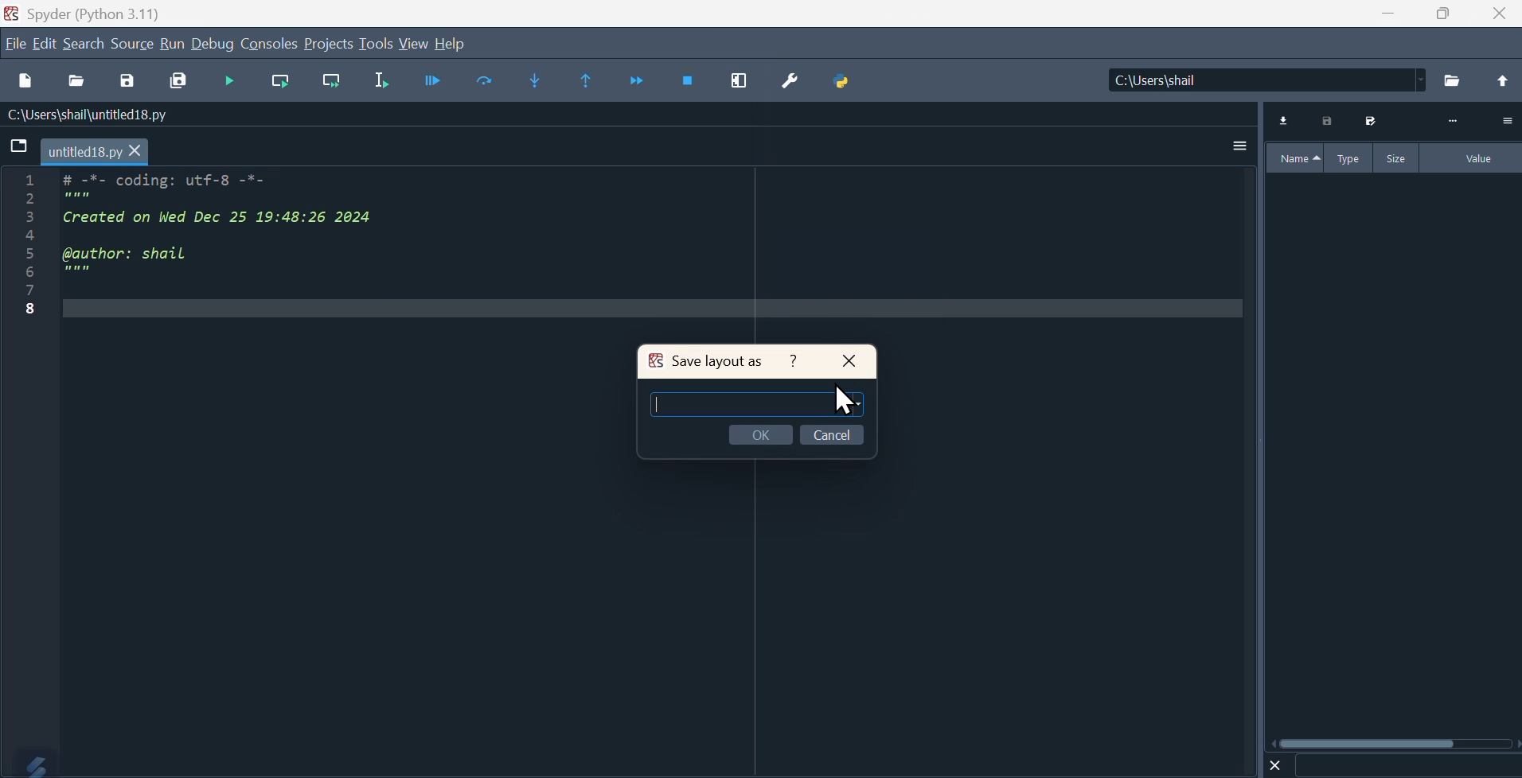  What do you see at coordinates (1285, 121) in the screenshot?
I see `Download` at bounding box center [1285, 121].